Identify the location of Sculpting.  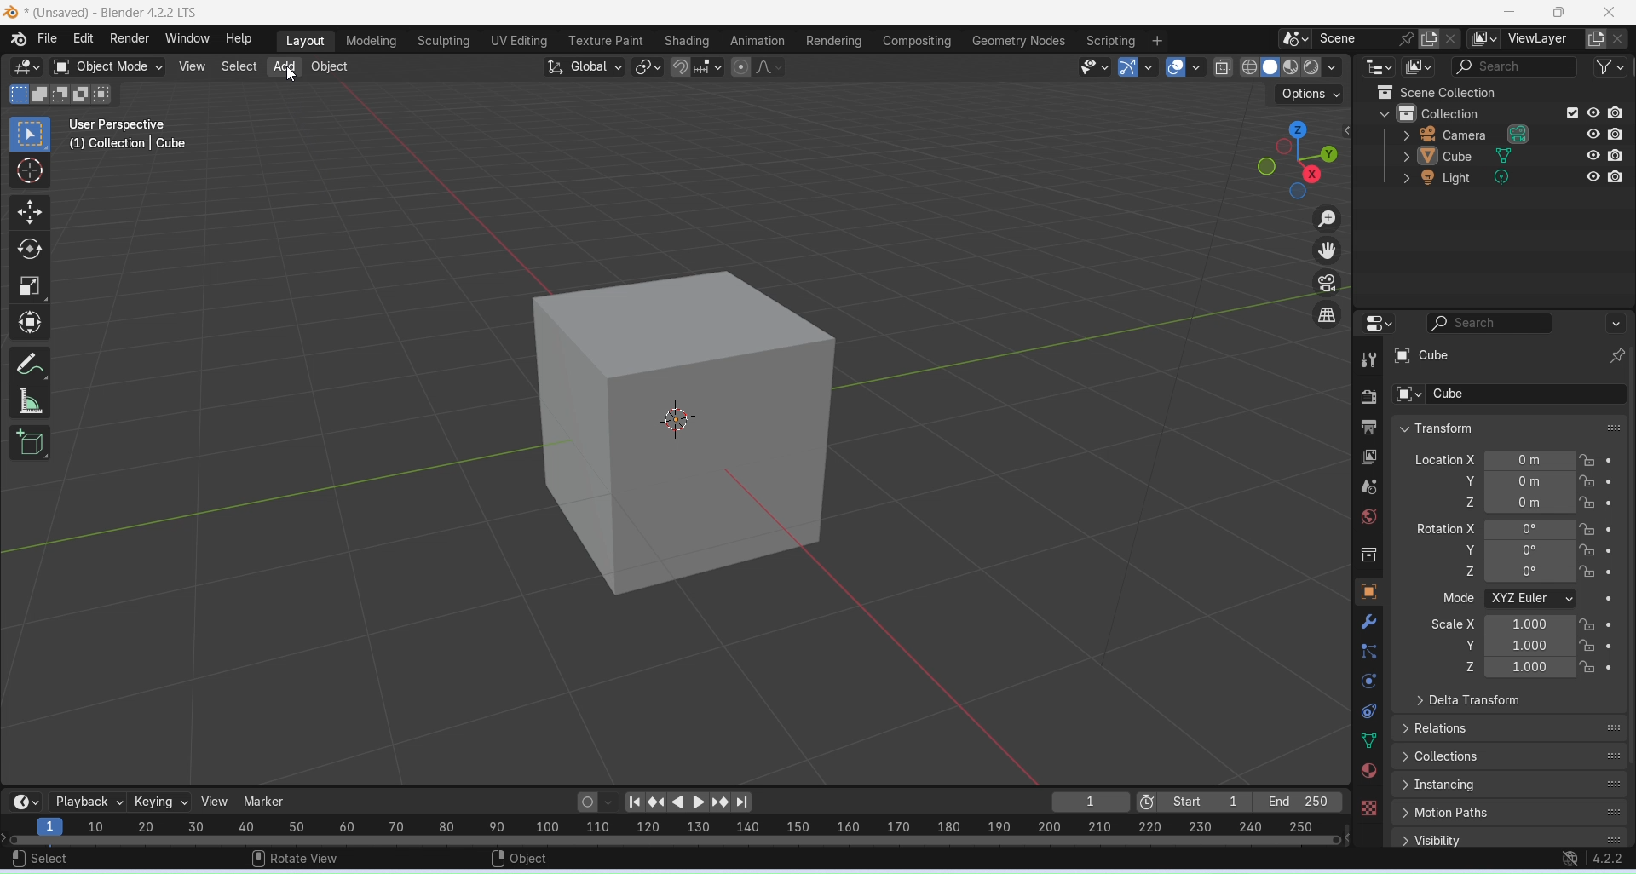
(441, 42).